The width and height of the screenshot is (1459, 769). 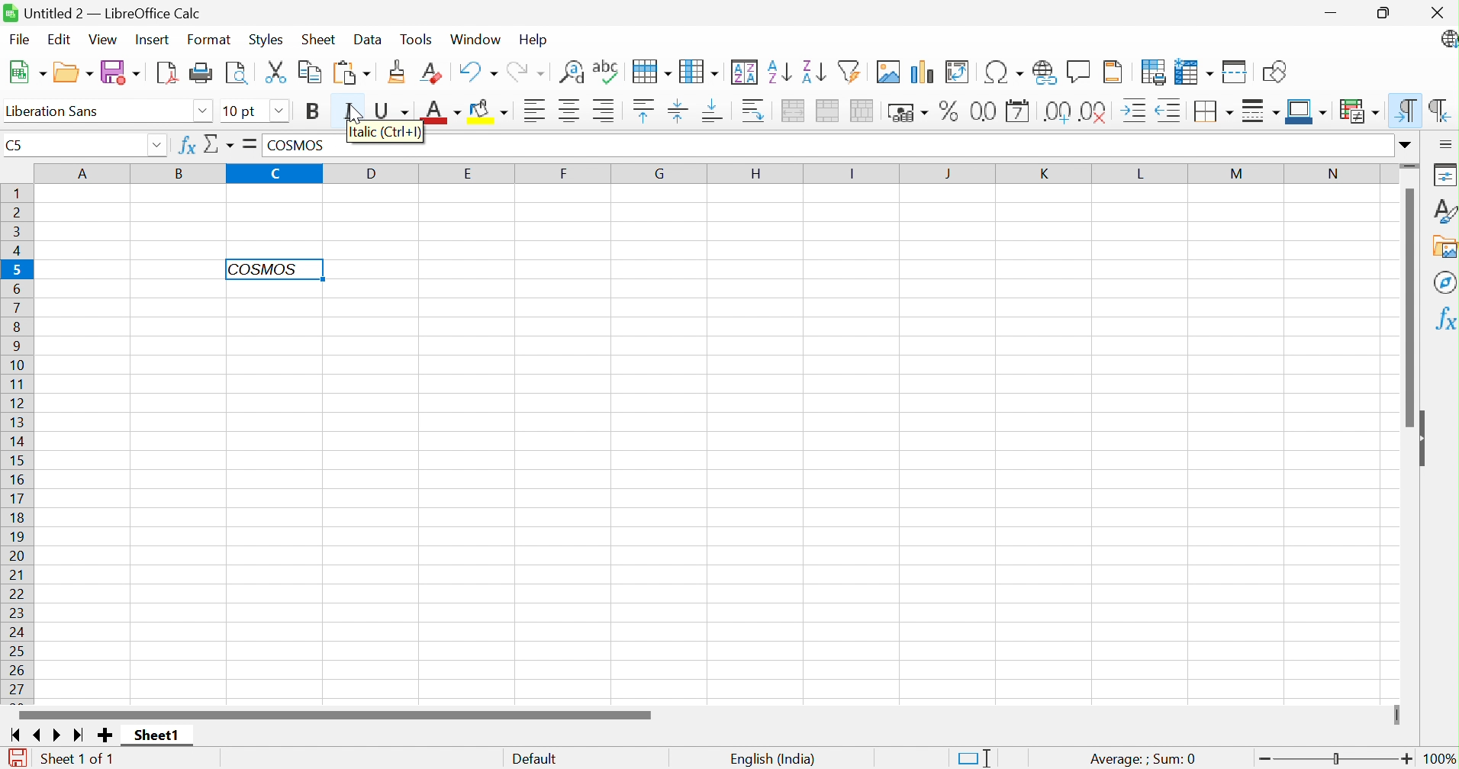 I want to click on Font name, so click(x=50, y=111).